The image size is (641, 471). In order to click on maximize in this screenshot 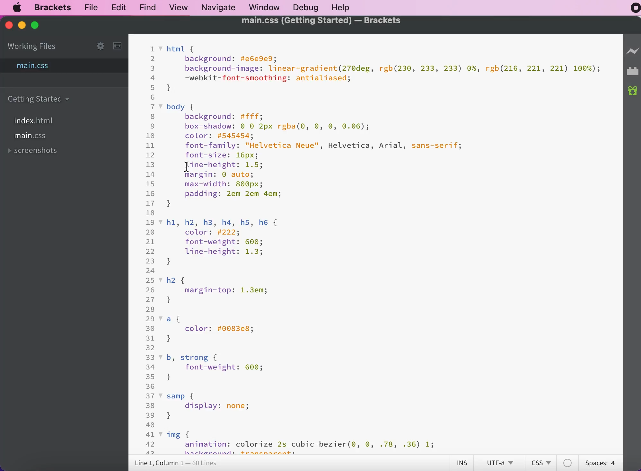, I will do `click(38, 27)`.